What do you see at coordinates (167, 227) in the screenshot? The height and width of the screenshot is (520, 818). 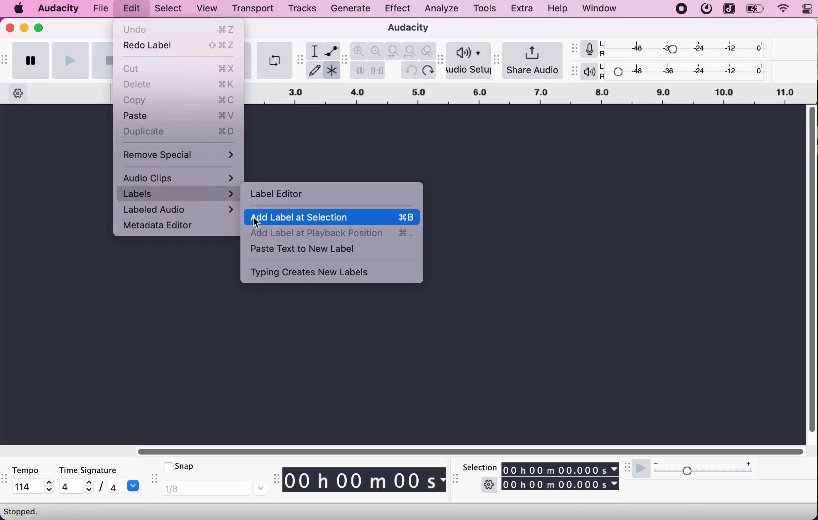 I see `metadata editor` at bounding box center [167, 227].